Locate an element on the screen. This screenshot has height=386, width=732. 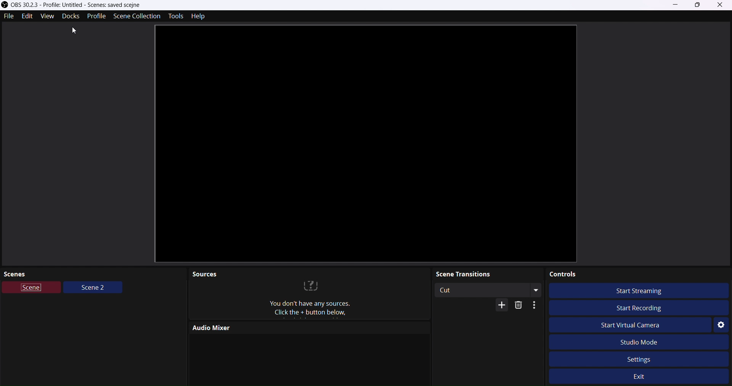
Scenes is located at coordinates (94, 274).